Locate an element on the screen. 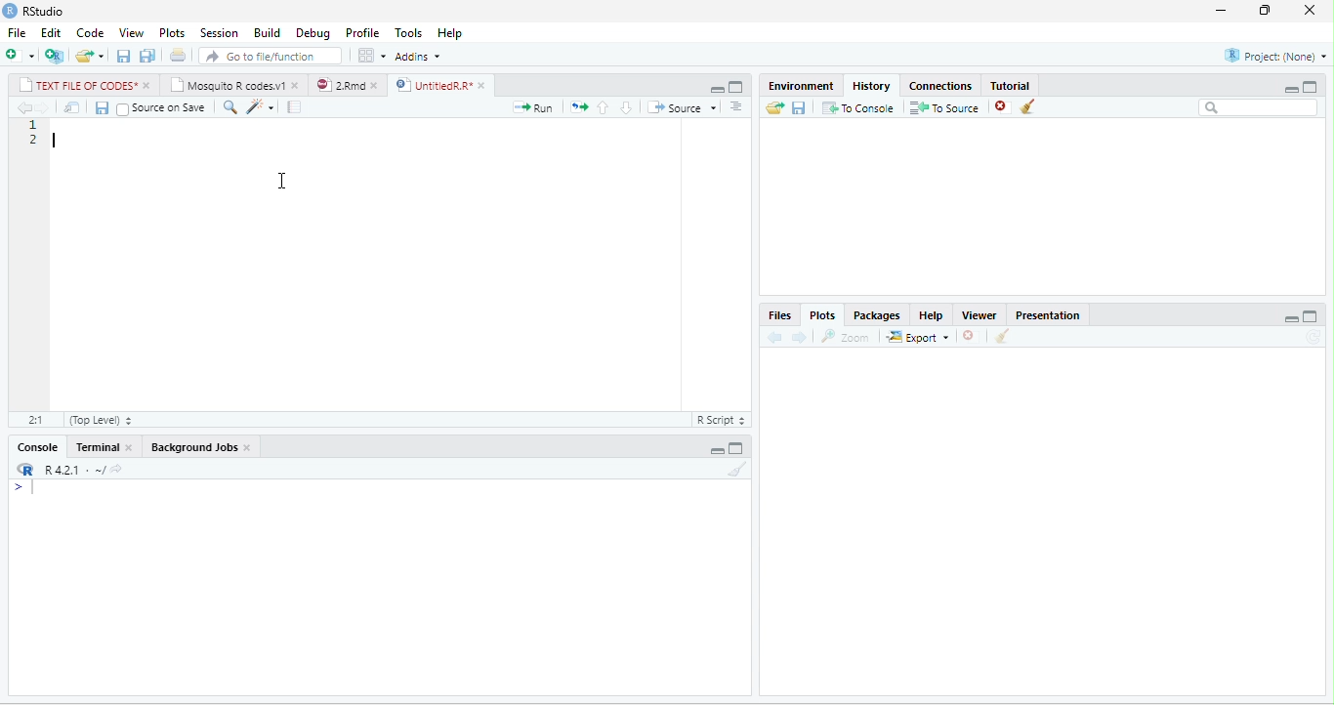 Image resolution: width=1334 pixels, height=705 pixels. options is located at coordinates (371, 55).